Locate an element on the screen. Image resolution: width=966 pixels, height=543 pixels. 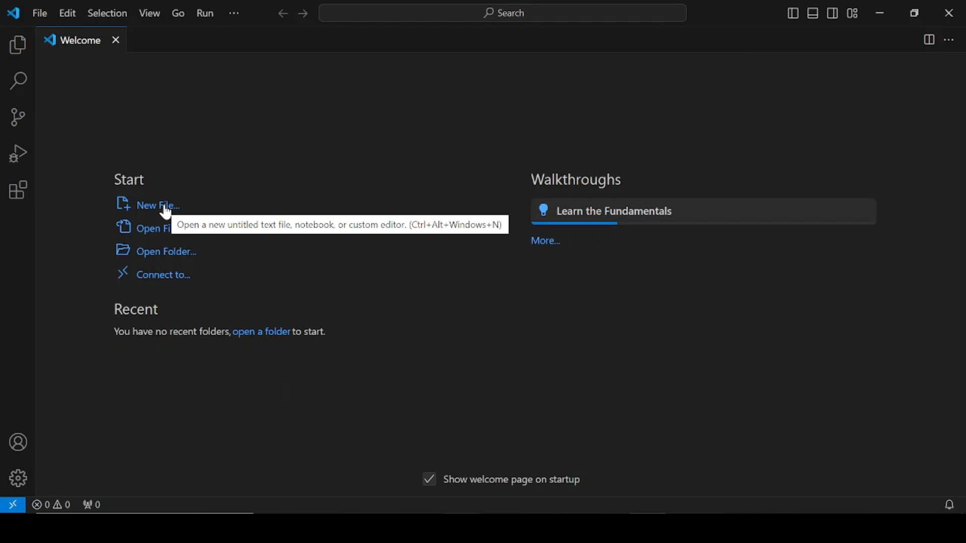
start is located at coordinates (130, 179).